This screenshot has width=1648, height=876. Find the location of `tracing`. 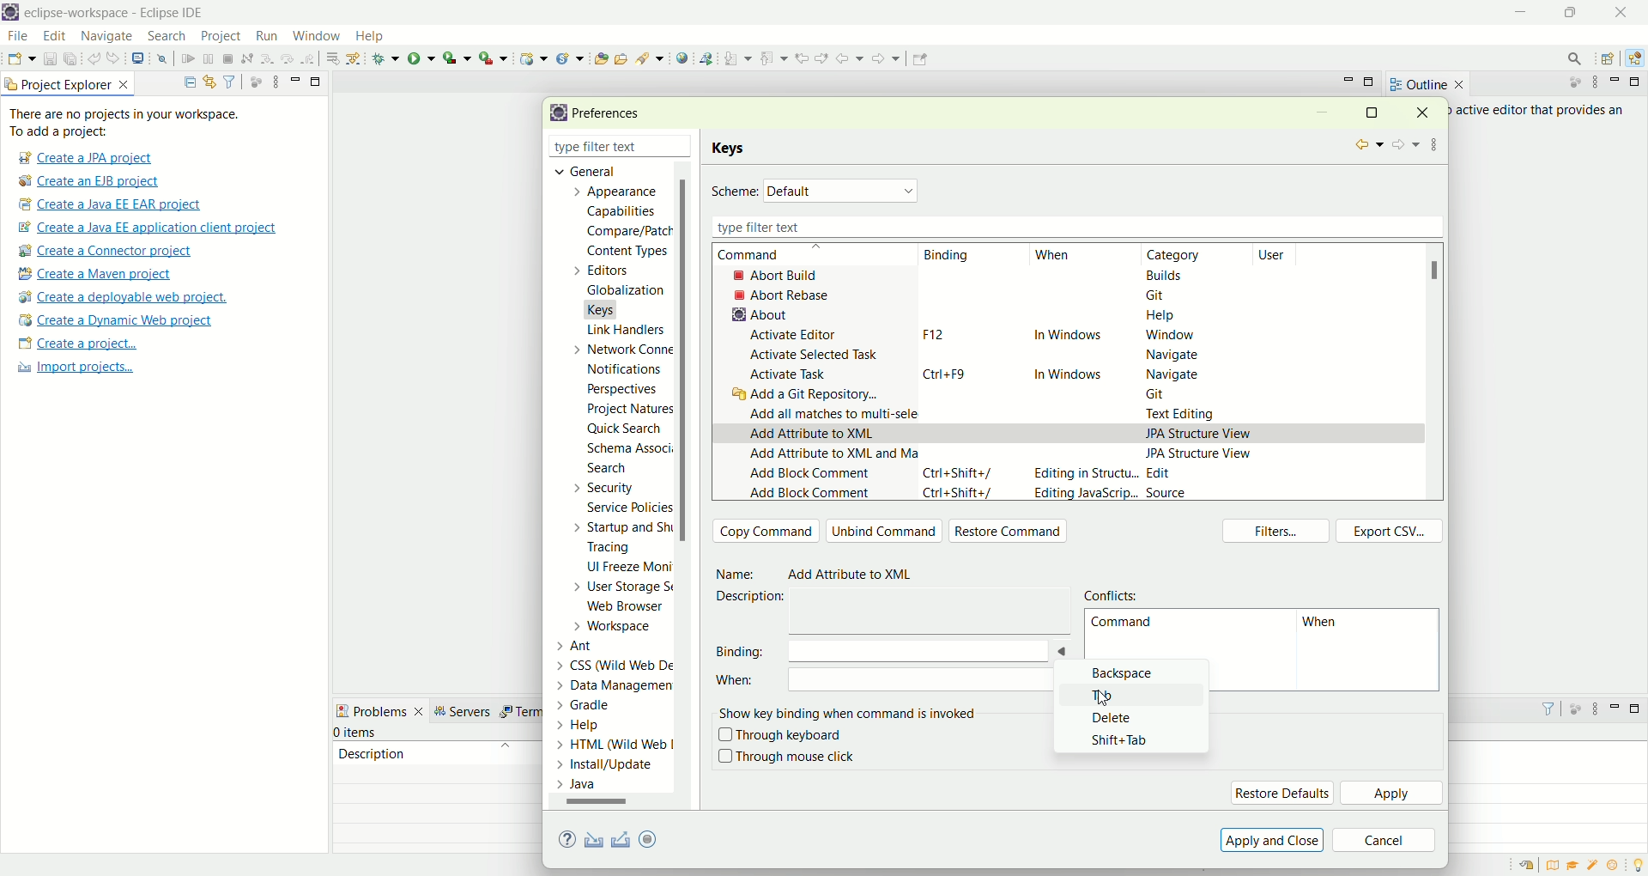

tracing is located at coordinates (621, 549).